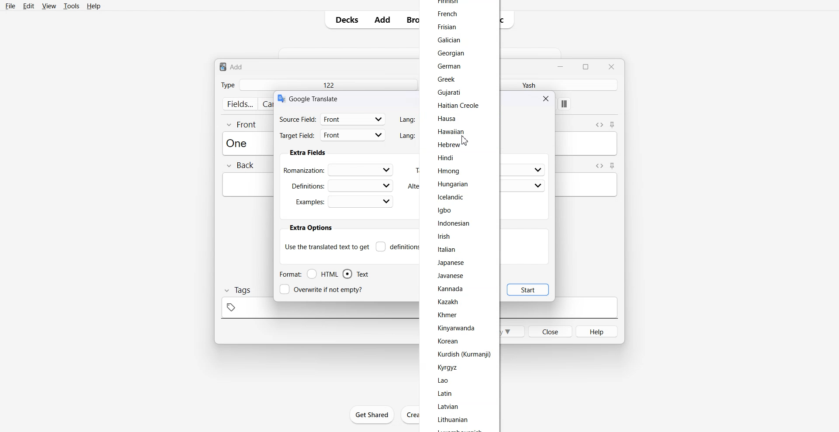 This screenshot has width=839, height=432. Describe the element at coordinates (528, 289) in the screenshot. I see `Start` at that location.